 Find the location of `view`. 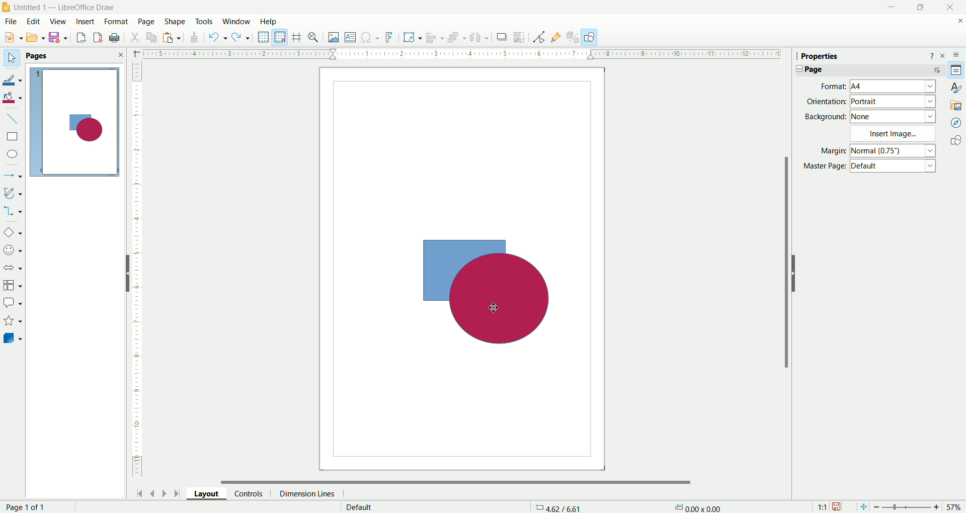

view is located at coordinates (58, 21).